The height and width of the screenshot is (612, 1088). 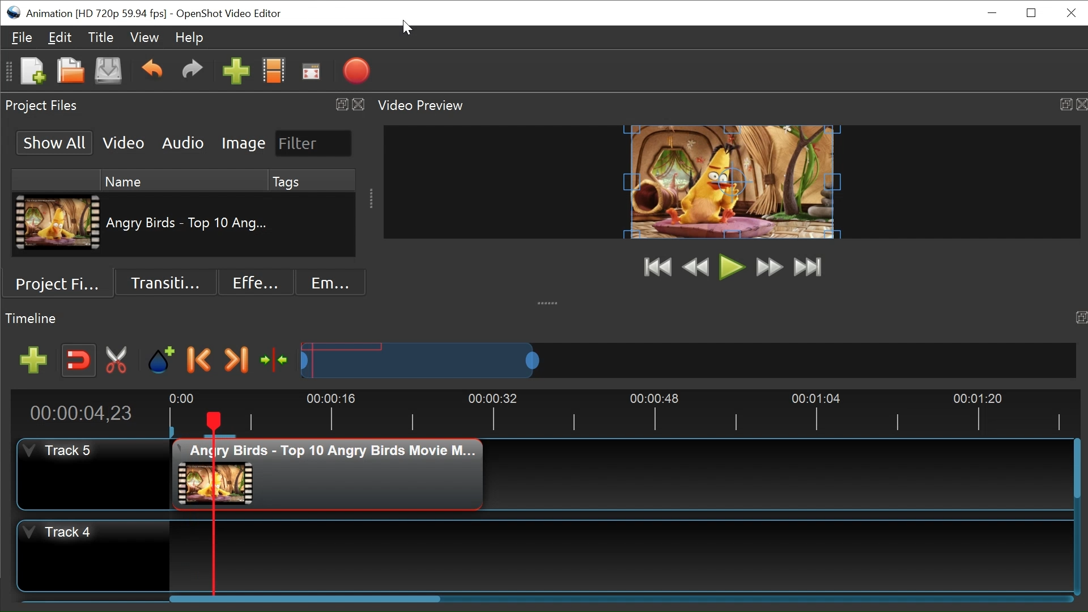 I want to click on Emoji, so click(x=331, y=282).